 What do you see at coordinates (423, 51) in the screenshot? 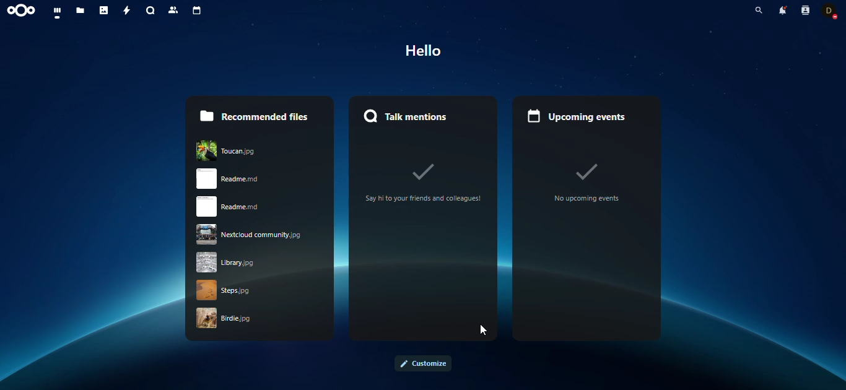
I see `hello` at bounding box center [423, 51].